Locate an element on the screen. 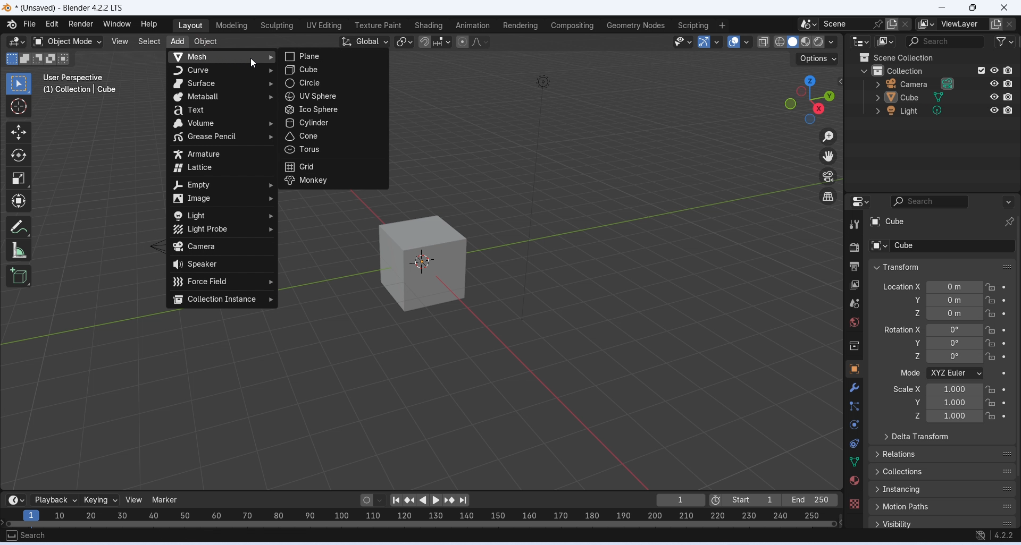 Image resolution: width=1021 pixels, height=545 pixels. Toggle the camera view is located at coordinates (828, 176).